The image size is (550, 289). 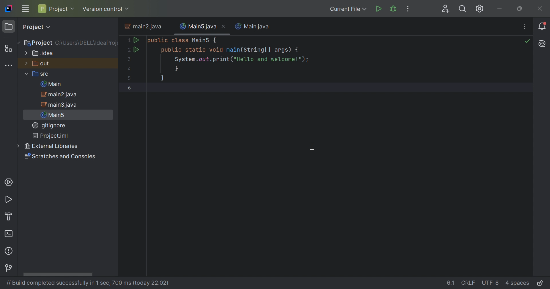 What do you see at coordinates (106, 9) in the screenshot?
I see `Version control` at bounding box center [106, 9].